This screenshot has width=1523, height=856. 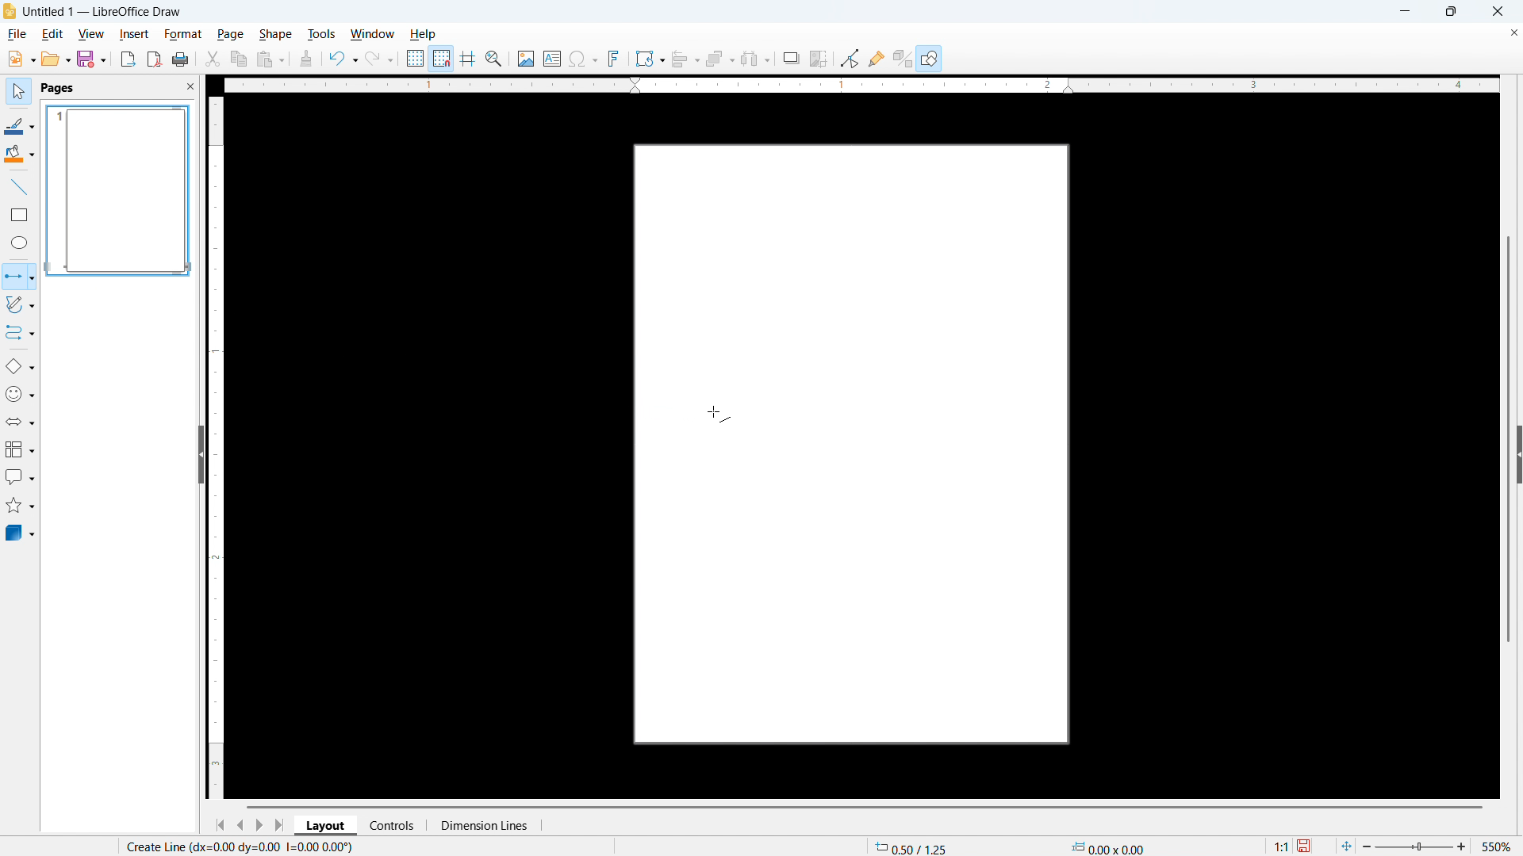 I want to click on clone formatting , so click(x=306, y=59).